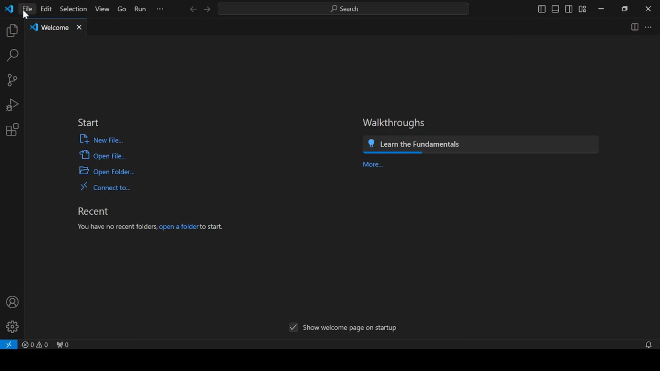  Describe the element at coordinates (101, 9) in the screenshot. I see `view` at that location.